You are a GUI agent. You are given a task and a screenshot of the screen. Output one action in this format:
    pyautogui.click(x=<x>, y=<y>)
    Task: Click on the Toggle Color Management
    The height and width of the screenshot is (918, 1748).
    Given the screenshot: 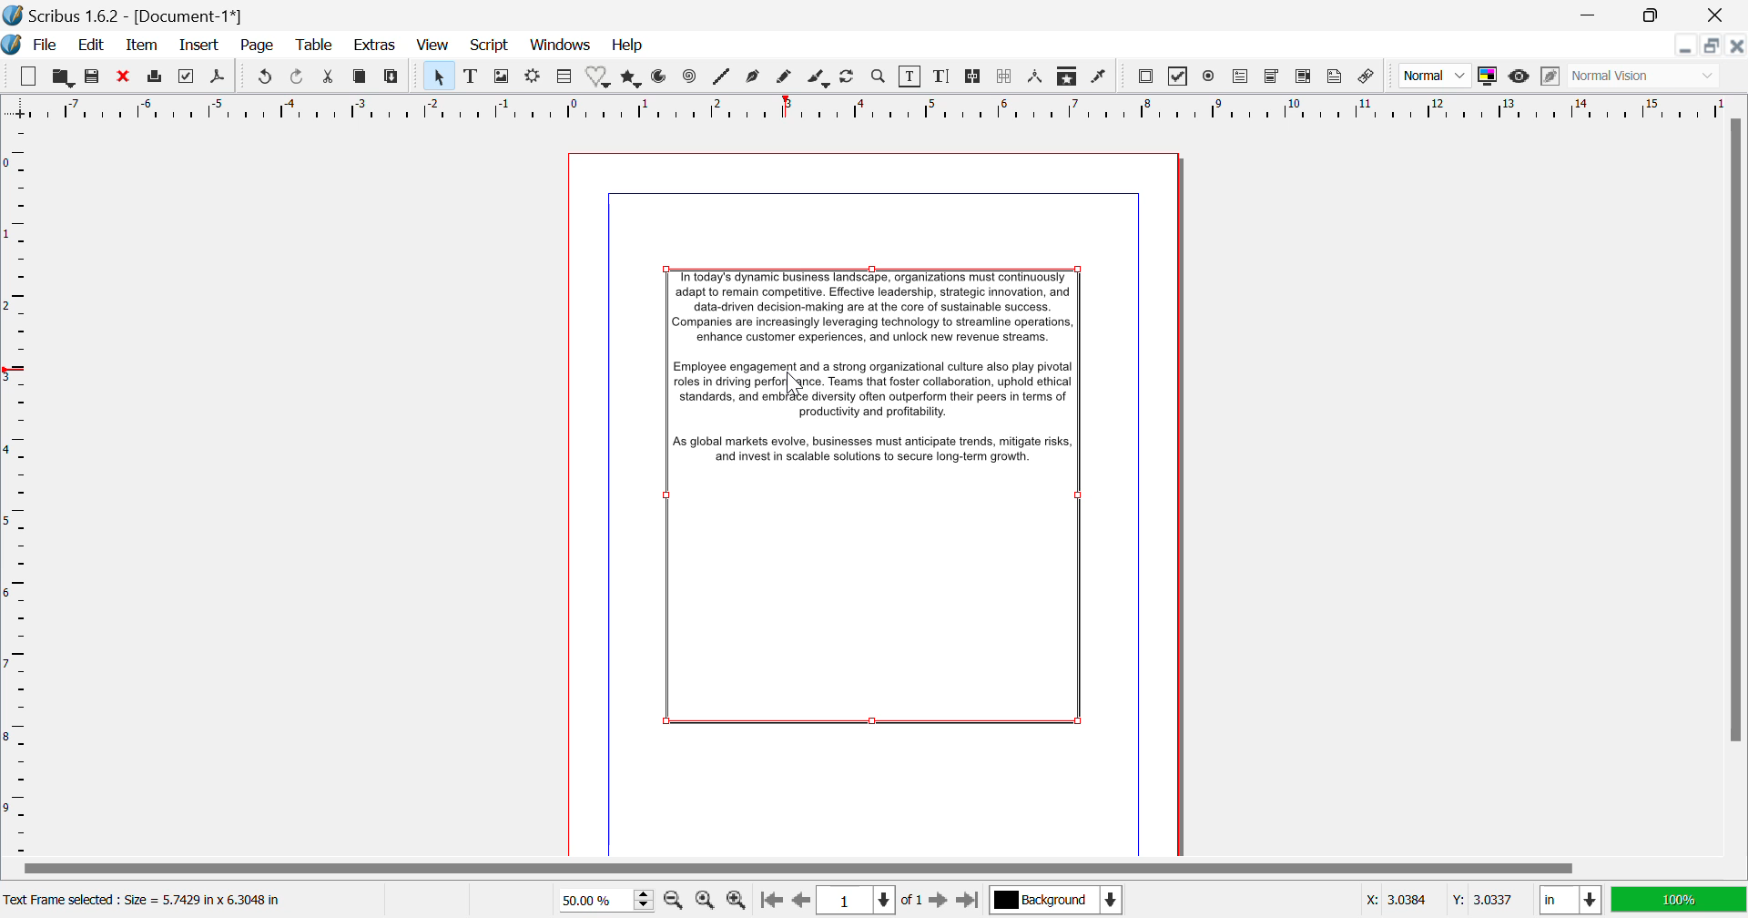 What is the action you would take?
    pyautogui.click(x=1489, y=75)
    